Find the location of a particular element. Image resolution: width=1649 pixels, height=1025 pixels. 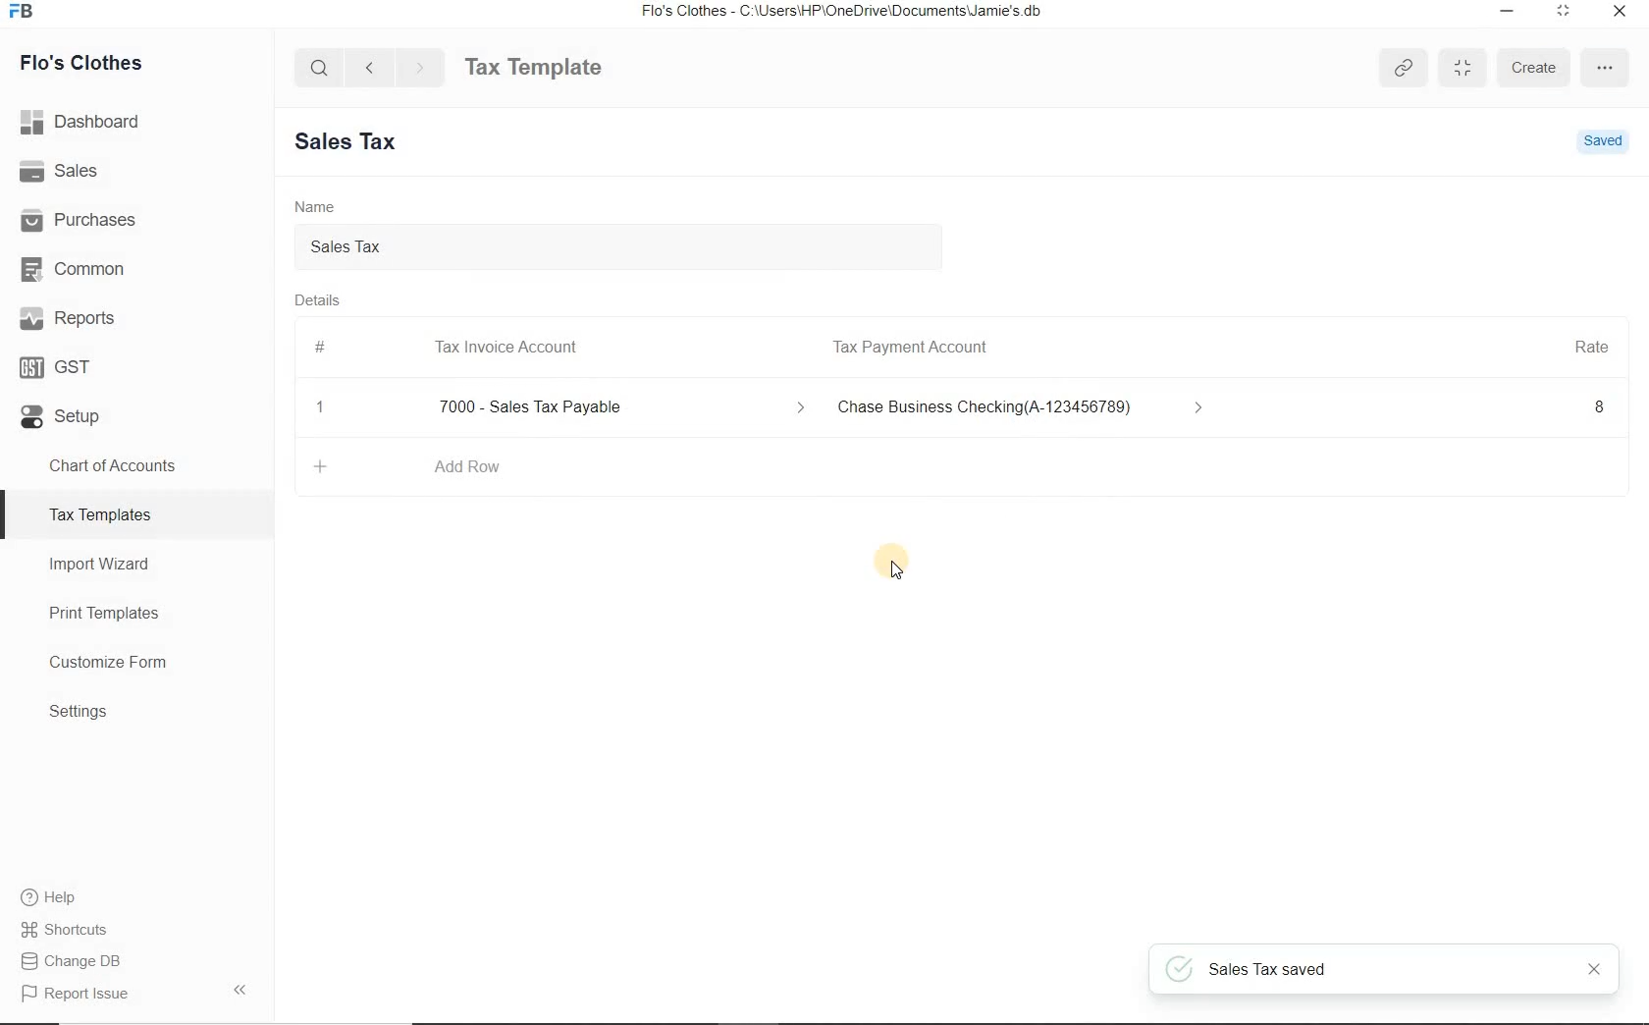

Saved is located at coordinates (1603, 142).